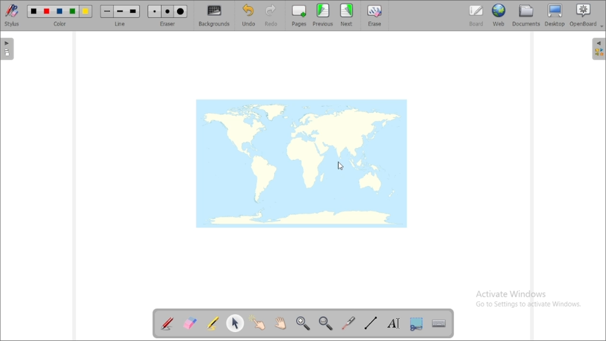  Describe the element at coordinates (526, 16) in the screenshot. I see `documents` at that location.